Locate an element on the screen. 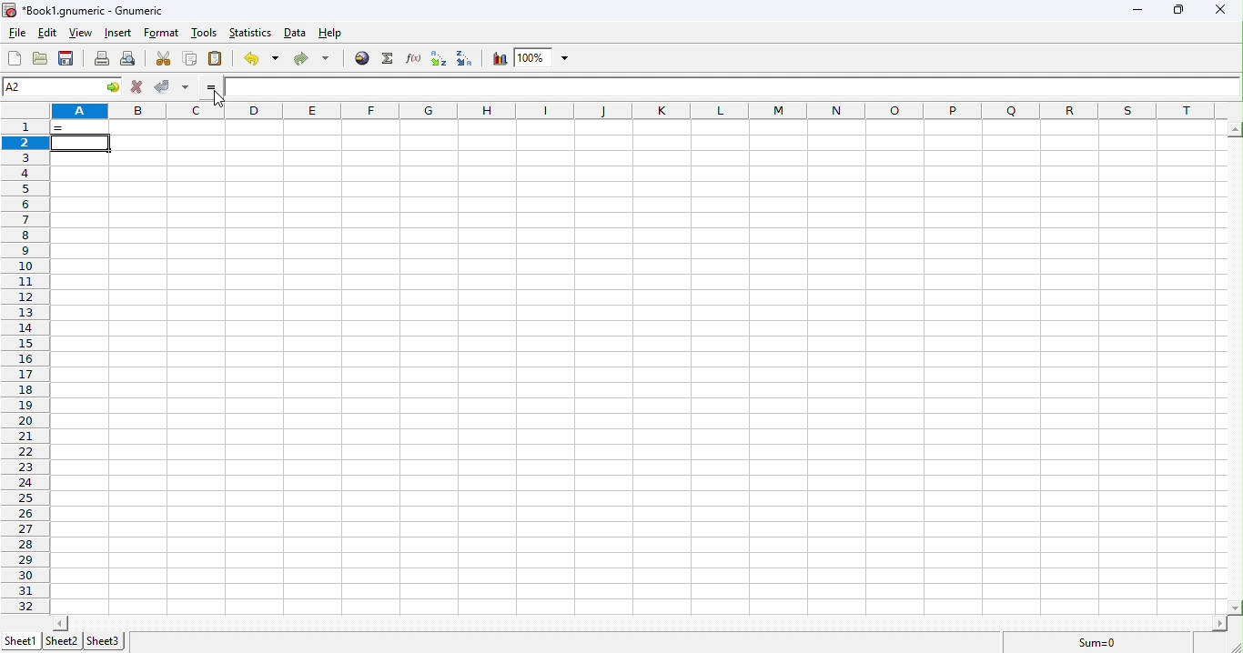 This screenshot has width=1243, height=653. zoom is located at coordinates (547, 57).